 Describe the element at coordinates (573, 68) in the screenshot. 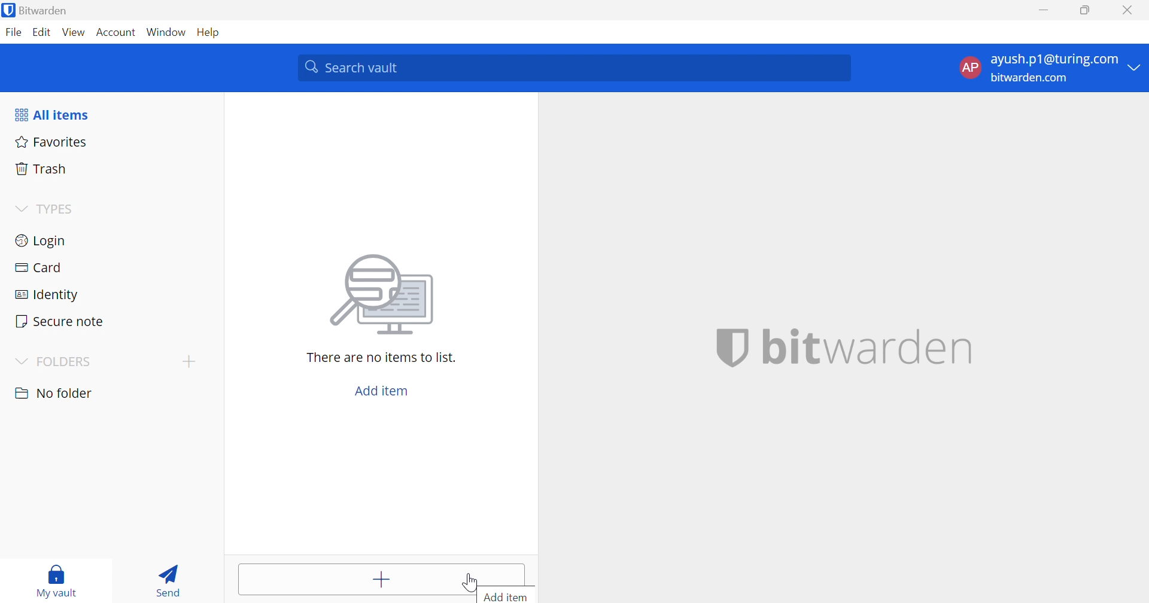

I see `Search vault` at that location.